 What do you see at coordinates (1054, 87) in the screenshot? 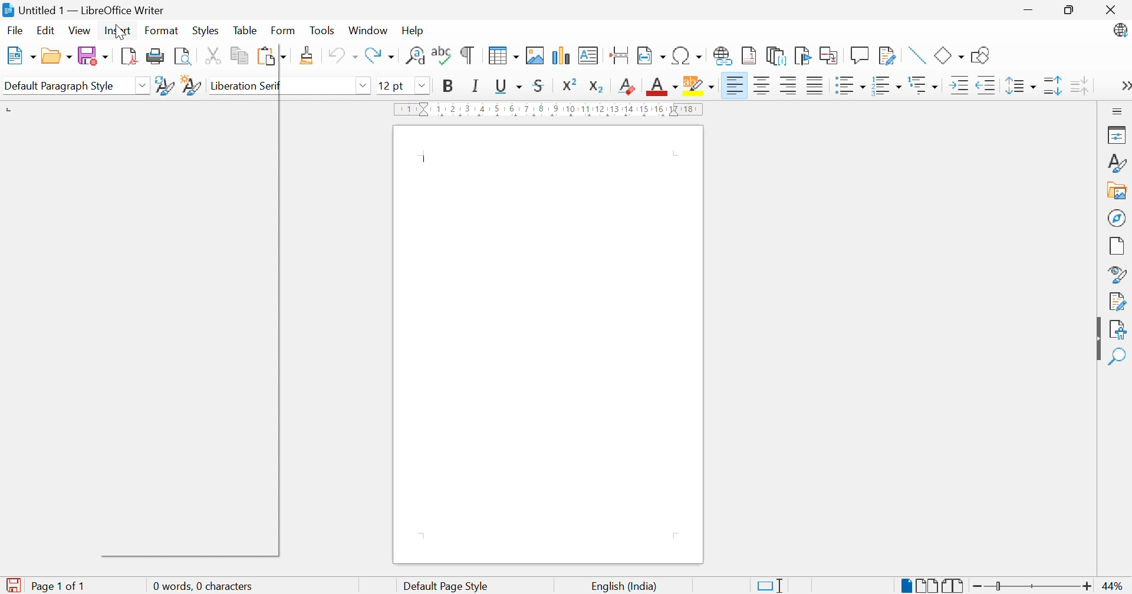
I see `Increase paragraph spacing` at bounding box center [1054, 87].